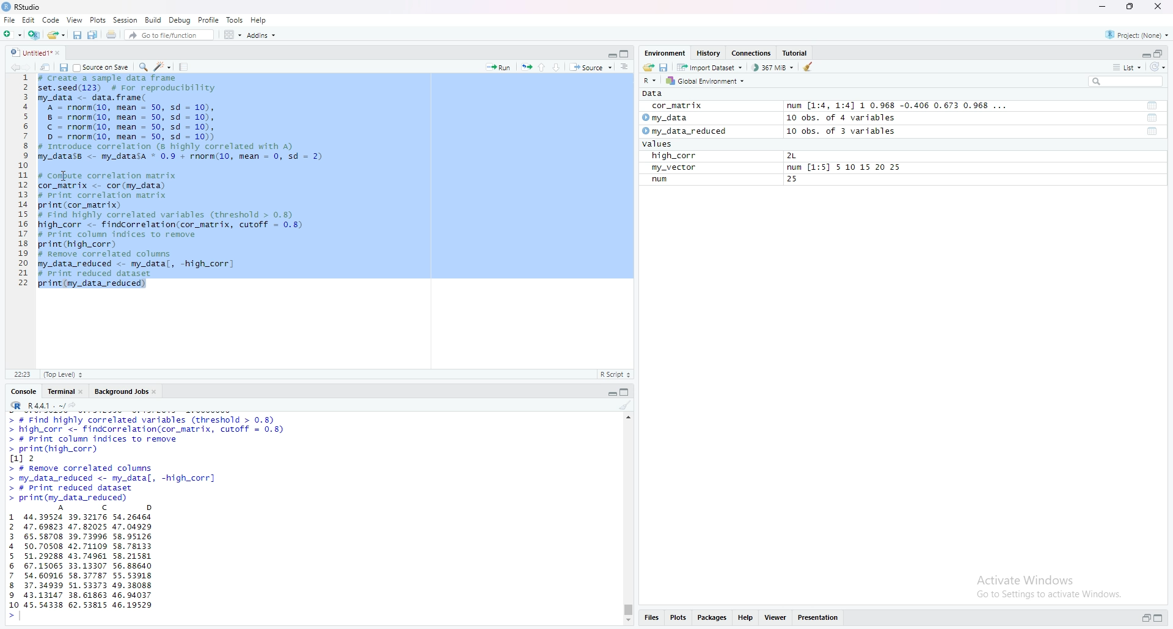 The width and height of the screenshot is (1173, 629). Describe the element at coordinates (711, 618) in the screenshot. I see `Packages` at that location.